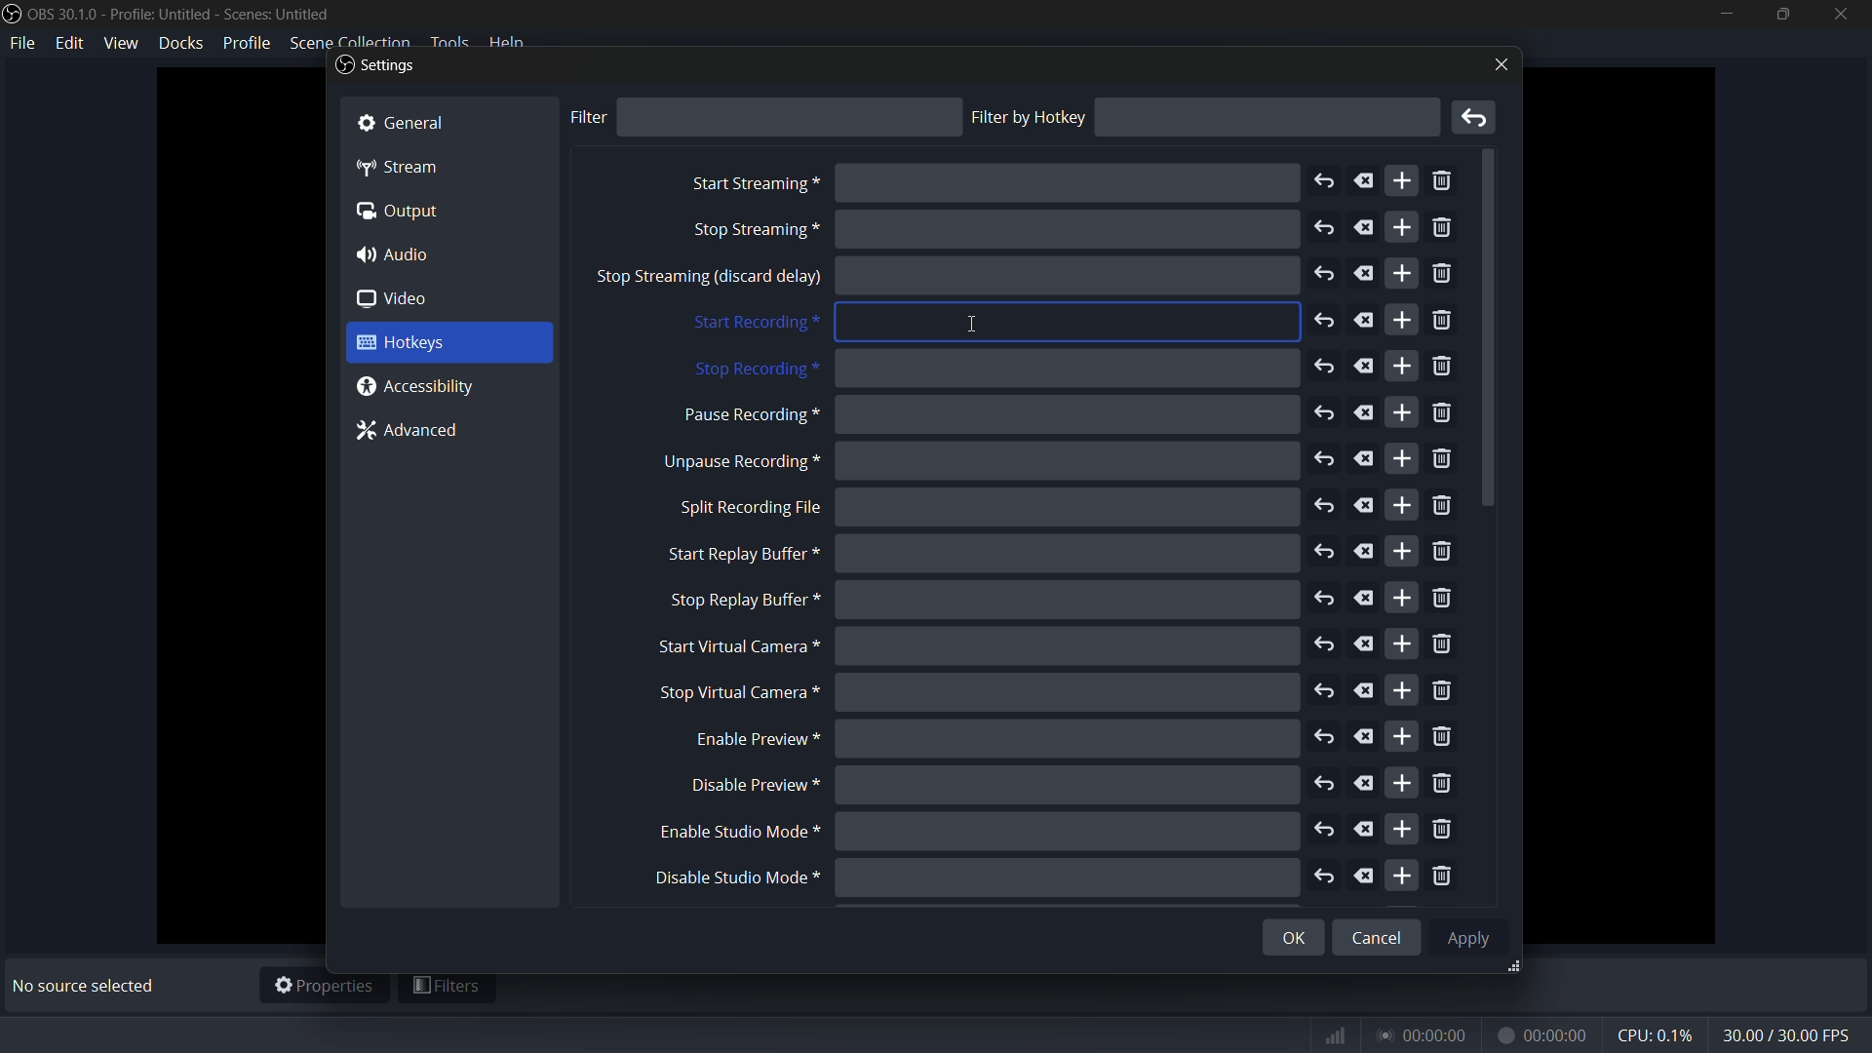 Image resolution: width=1872 pixels, height=1053 pixels. What do you see at coordinates (1364, 228) in the screenshot?
I see `` at bounding box center [1364, 228].